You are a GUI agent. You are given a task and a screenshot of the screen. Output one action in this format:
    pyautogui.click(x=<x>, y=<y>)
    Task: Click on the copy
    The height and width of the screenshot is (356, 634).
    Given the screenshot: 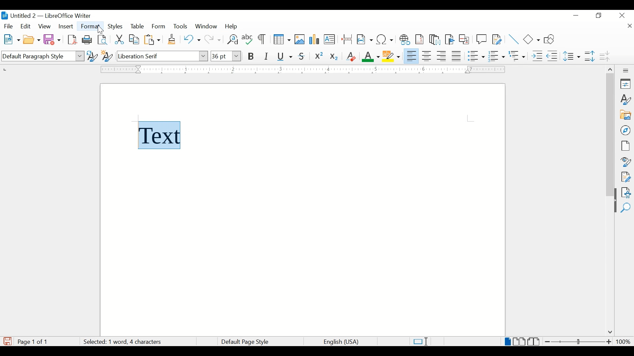 What is the action you would take?
    pyautogui.click(x=135, y=40)
    